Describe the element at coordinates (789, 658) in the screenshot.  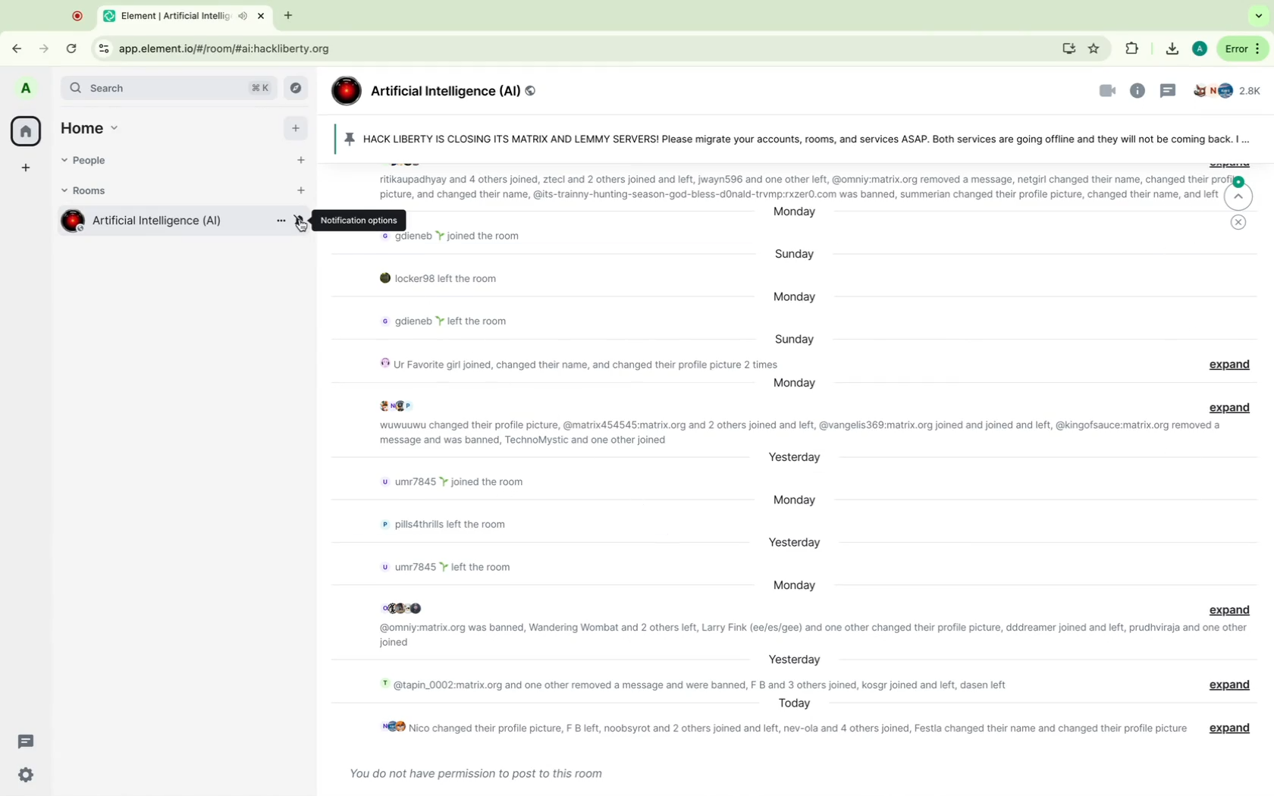
I see `day` at that location.